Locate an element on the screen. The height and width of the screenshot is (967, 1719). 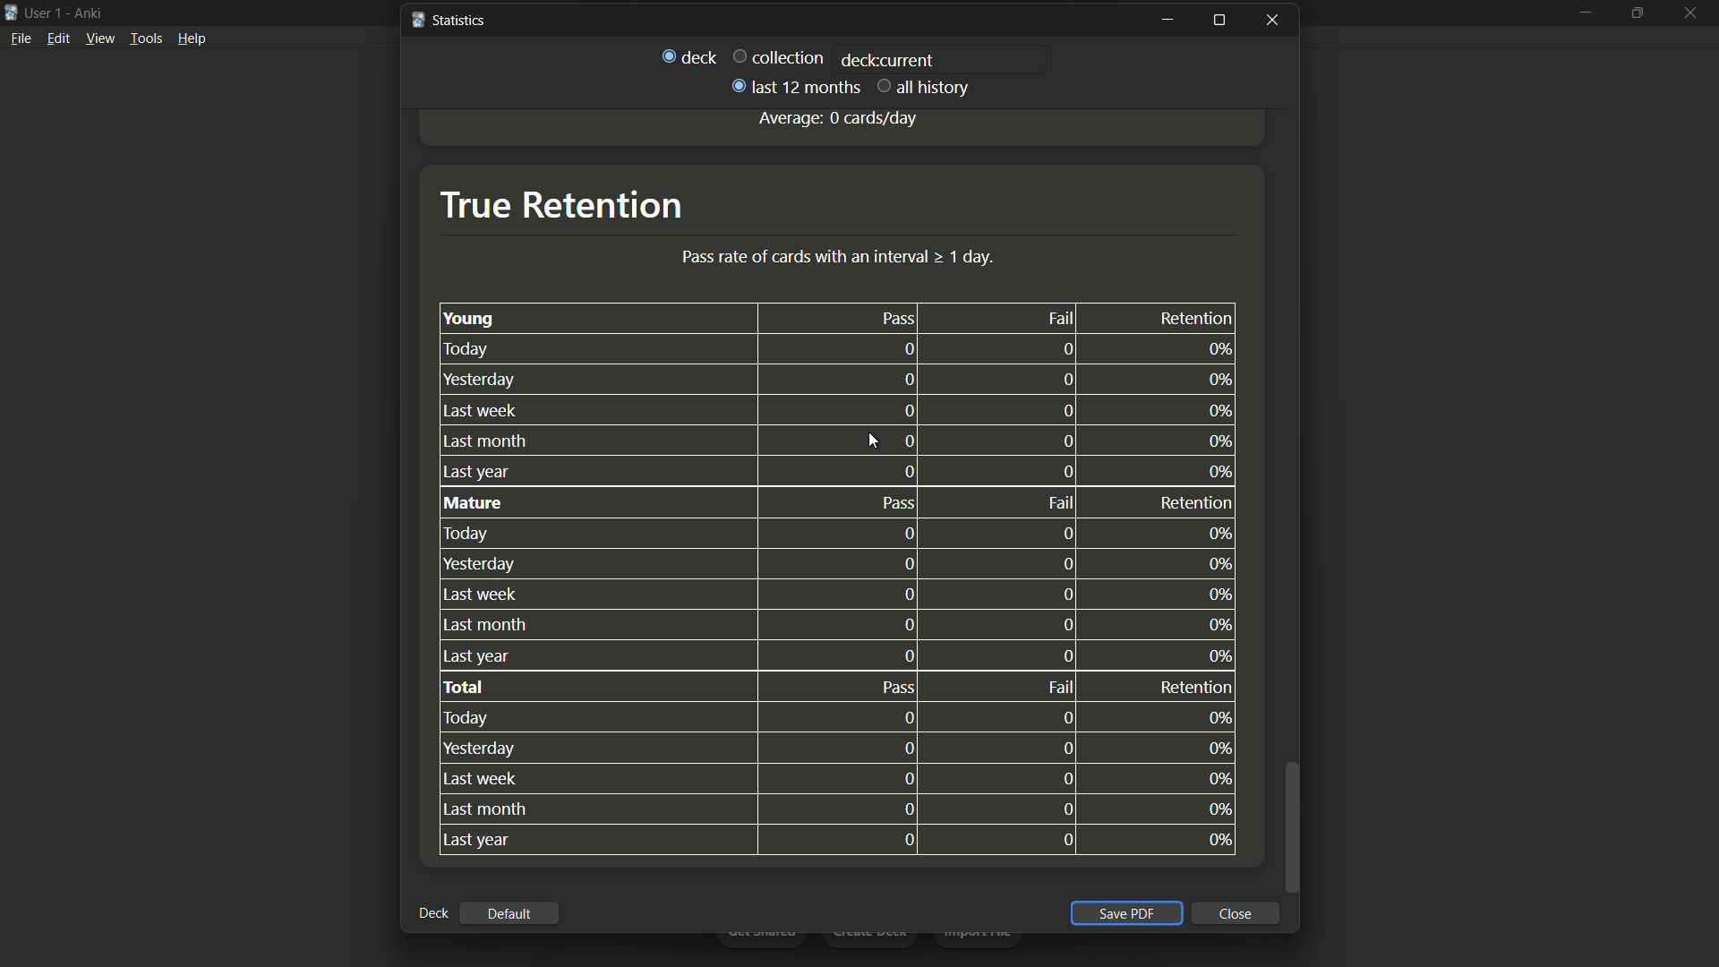
tools menu is located at coordinates (145, 39).